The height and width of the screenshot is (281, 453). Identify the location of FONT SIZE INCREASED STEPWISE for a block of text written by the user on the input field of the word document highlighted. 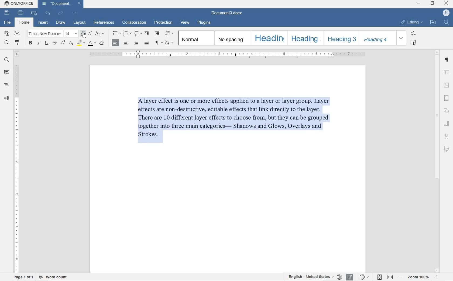
(238, 122).